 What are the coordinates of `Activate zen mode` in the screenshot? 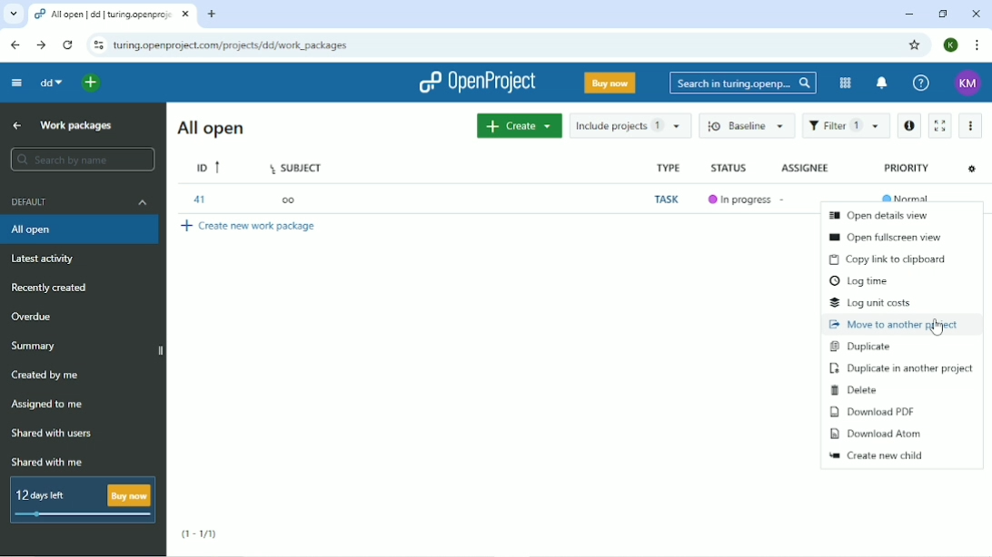 It's located at (942, 125).